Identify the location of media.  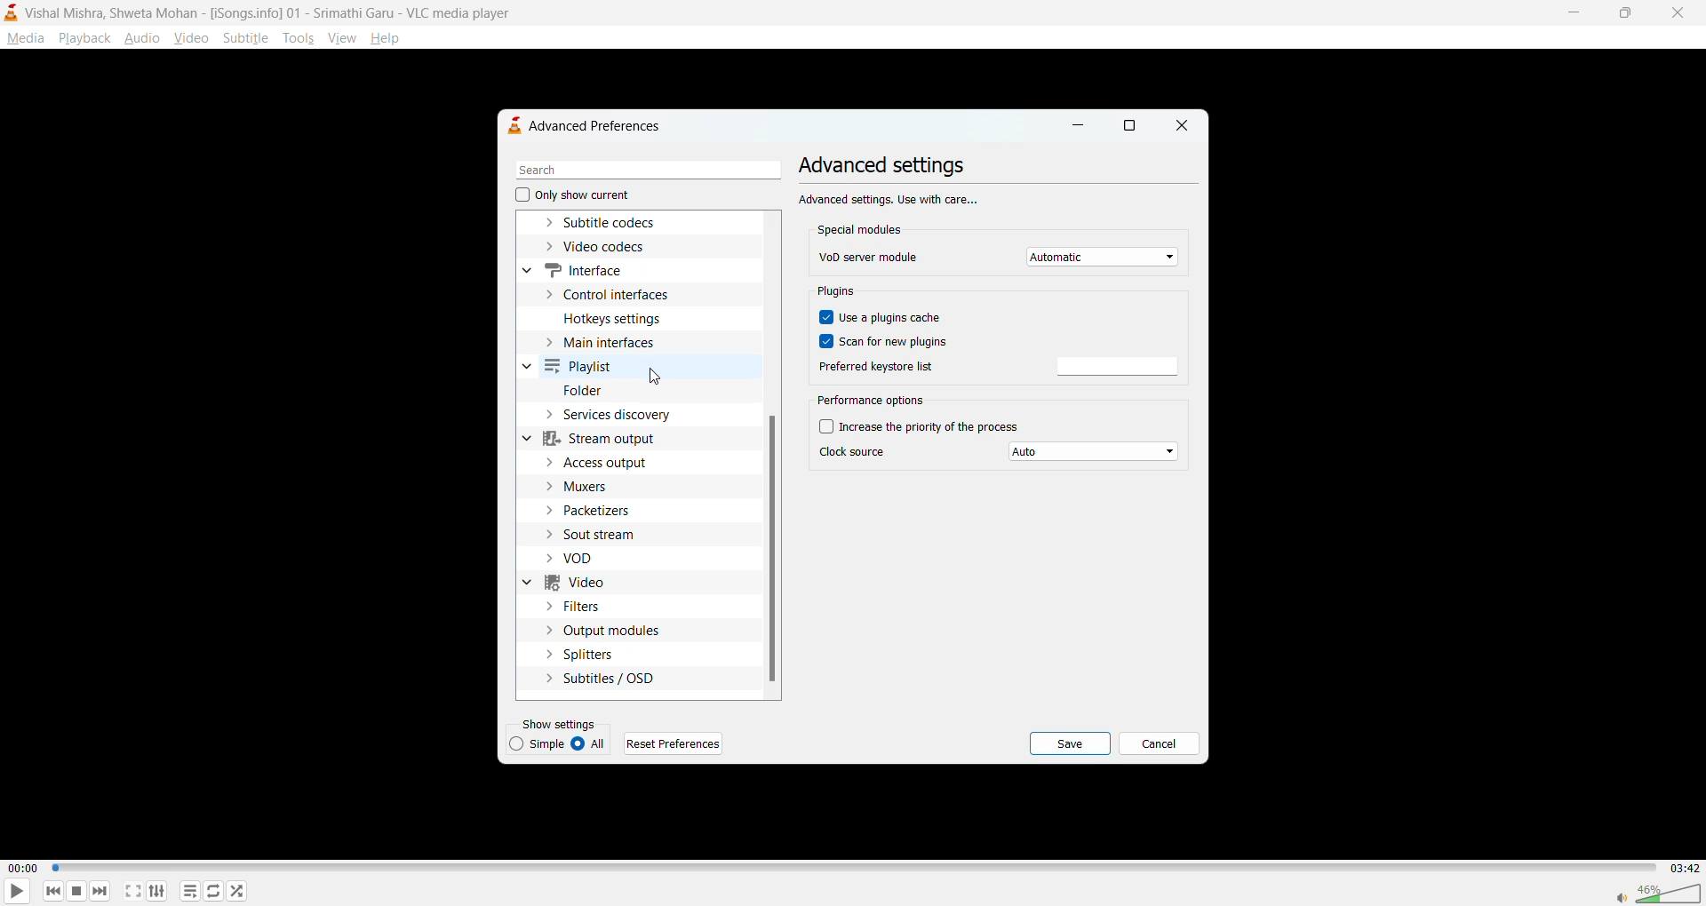
(25, 38).